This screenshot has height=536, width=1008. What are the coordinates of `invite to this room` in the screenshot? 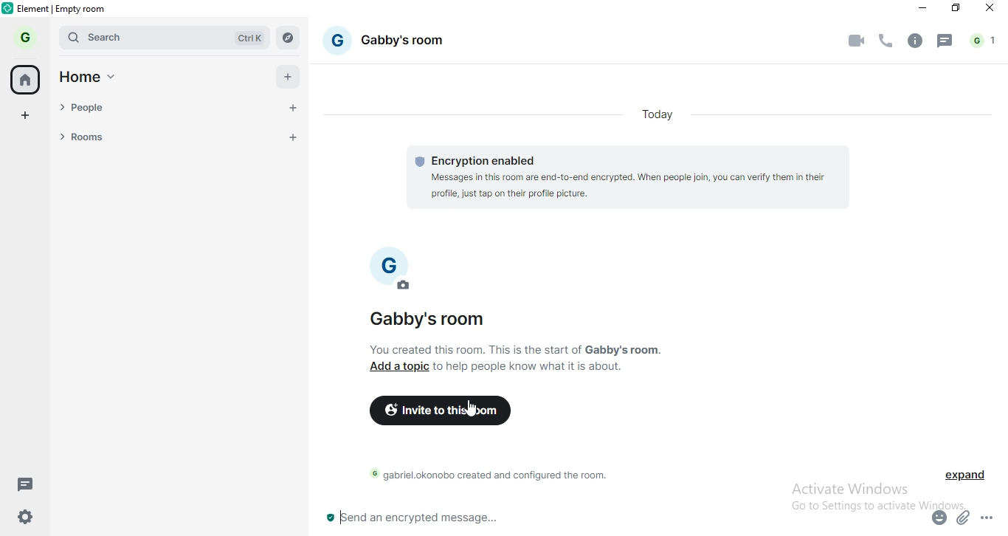 It's located at (408, 415).